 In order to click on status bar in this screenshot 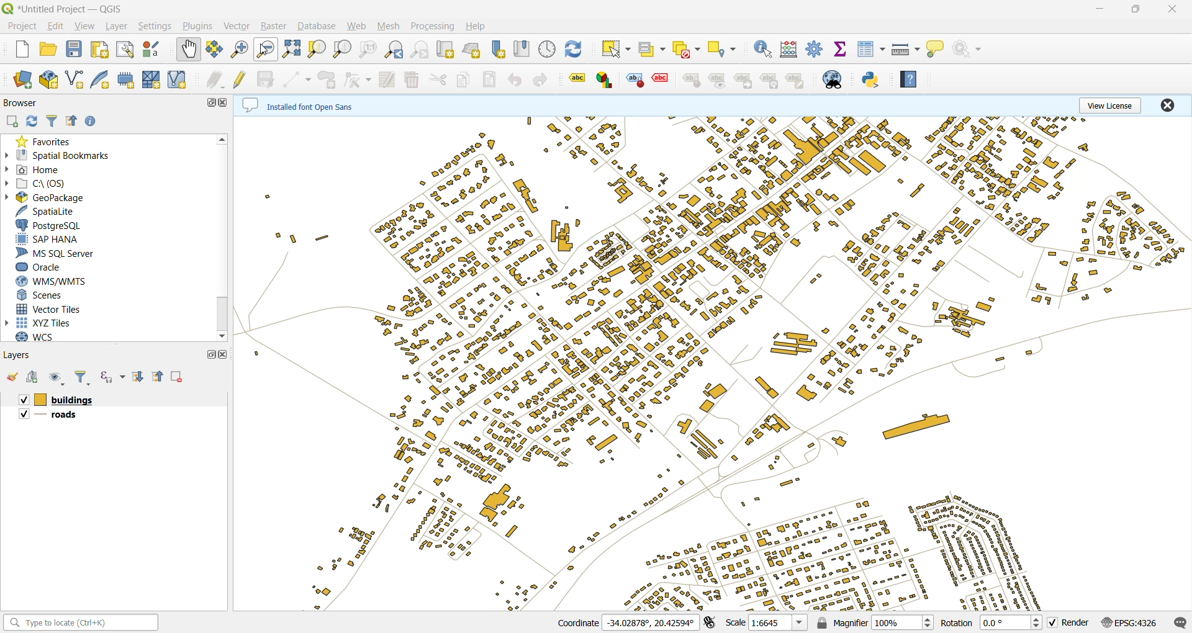, I will do `click(83, 624)`.